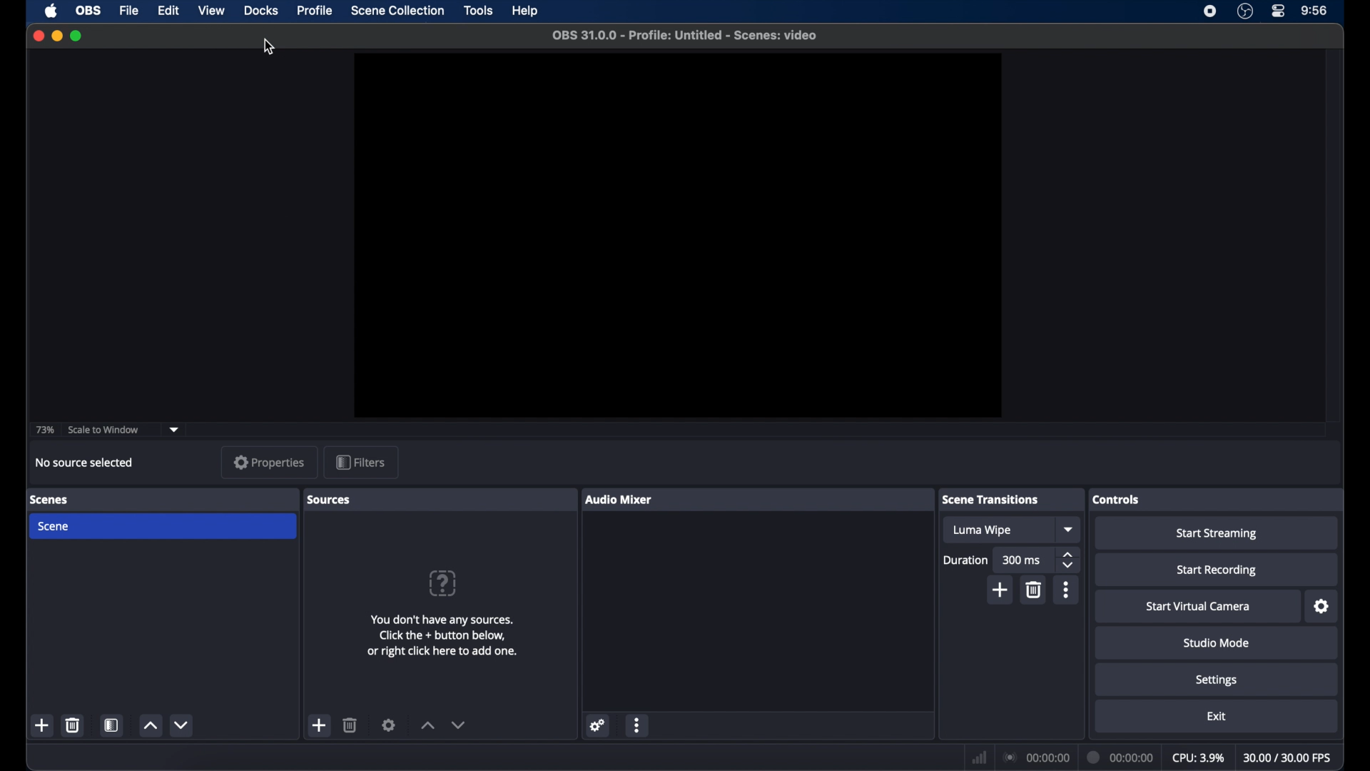  What do you see at coordinates (1217, 716) in the screenshot?
I see `exit` at bounding box center [1217, 716].